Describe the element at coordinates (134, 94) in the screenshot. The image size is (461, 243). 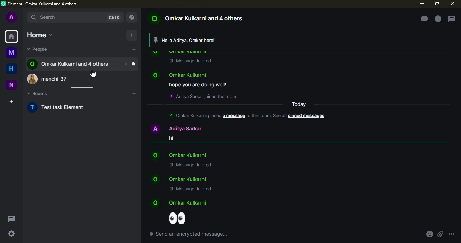
I see `add` at that location.